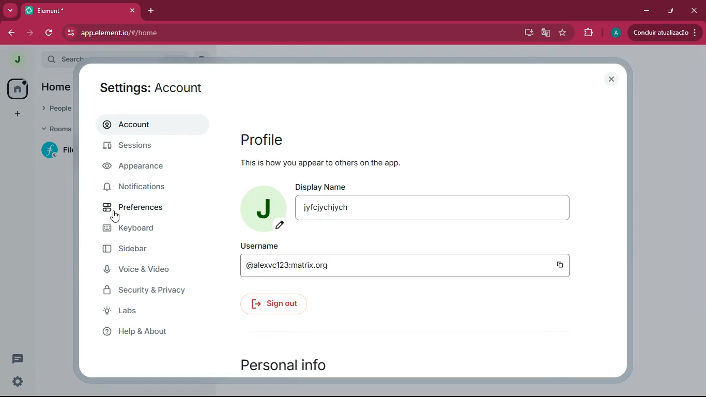 The height and width of the screenshot is (397, 706). Describe the element at coordinates (561, 264) in the screenshot. I see `copy` at that location.